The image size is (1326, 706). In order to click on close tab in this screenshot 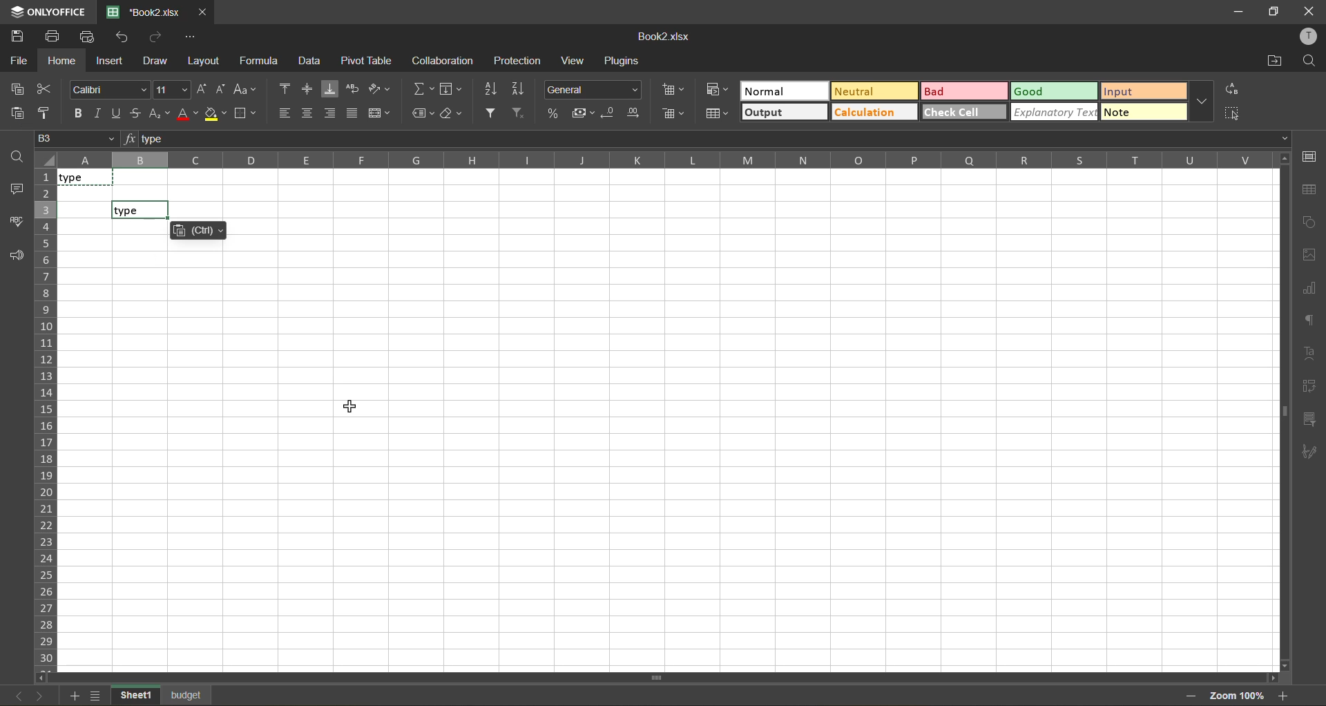, I will do `click(200, 13)`.